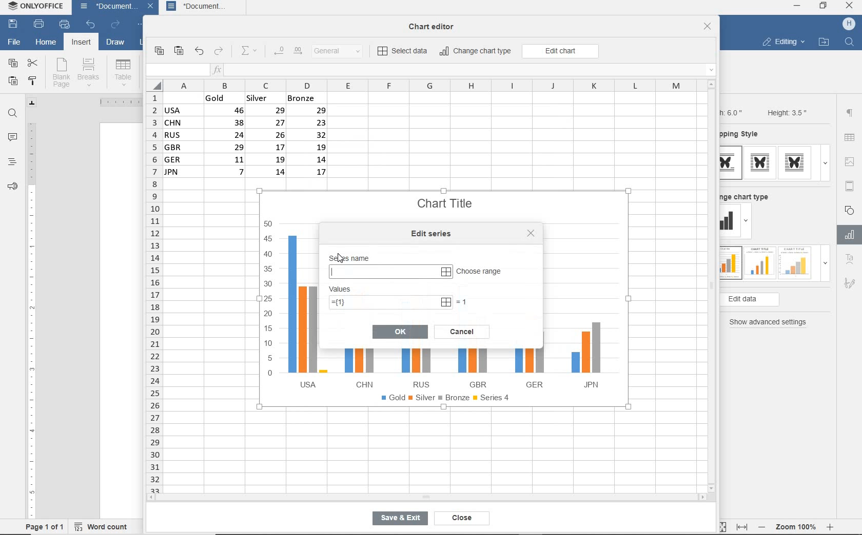 This screenshot has width=862, height=535. What do you see at coordinates (476, 52) in the screenshot?
I see `change chart type` at bounding box center [476, 52].